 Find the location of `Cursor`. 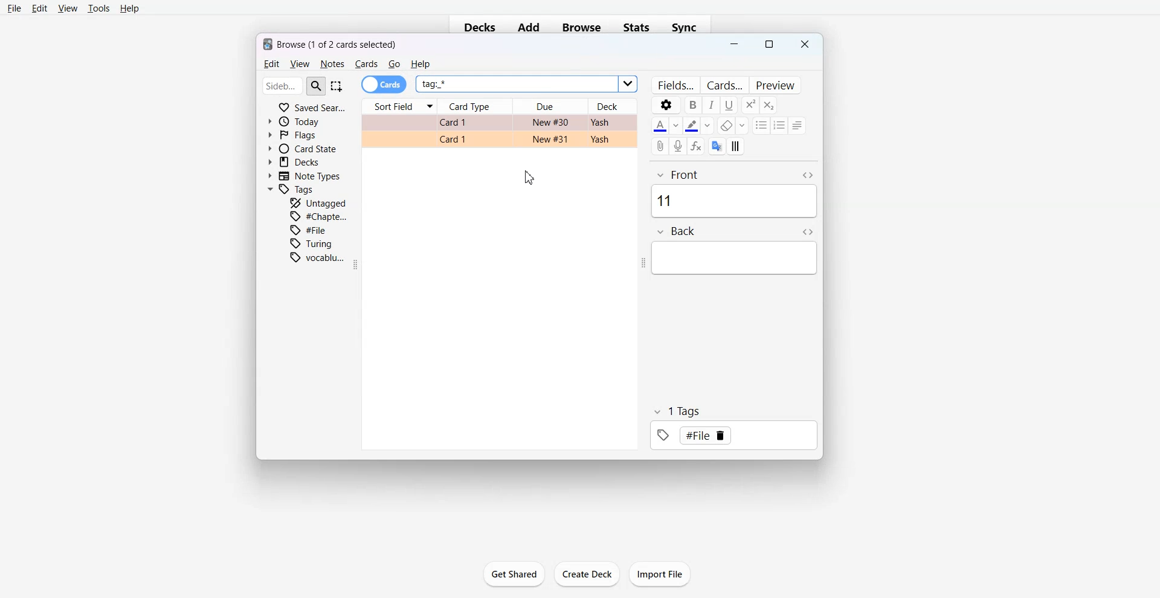

Cursor is located at coordinates (530, 176).